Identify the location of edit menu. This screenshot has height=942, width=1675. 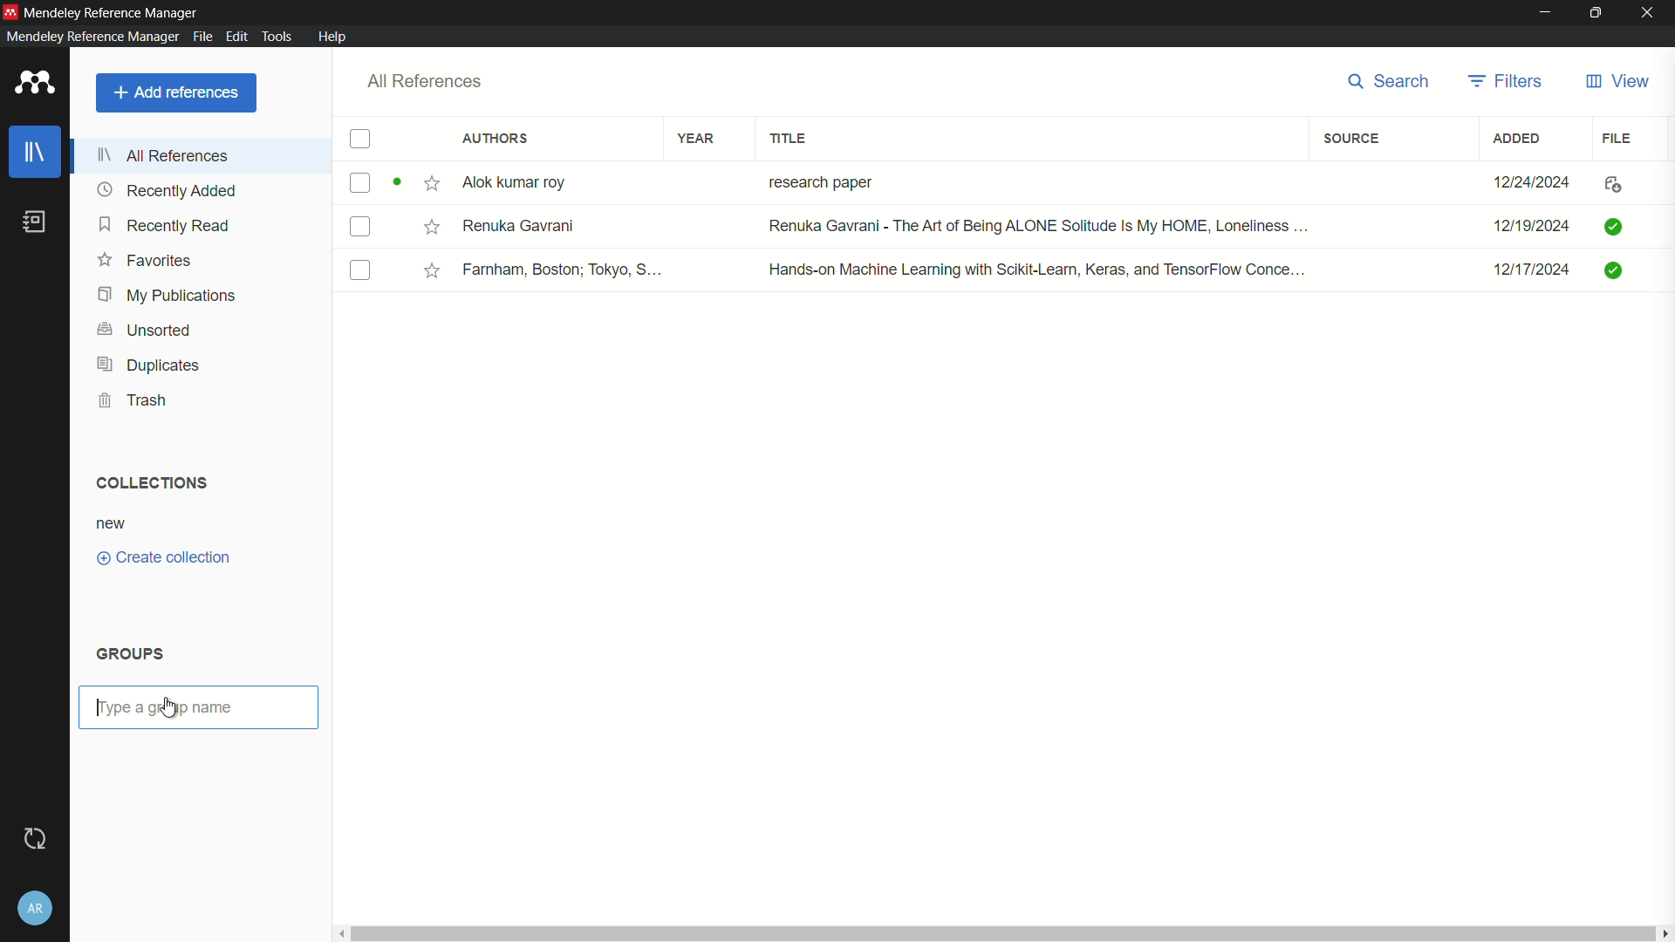
(236, 36).